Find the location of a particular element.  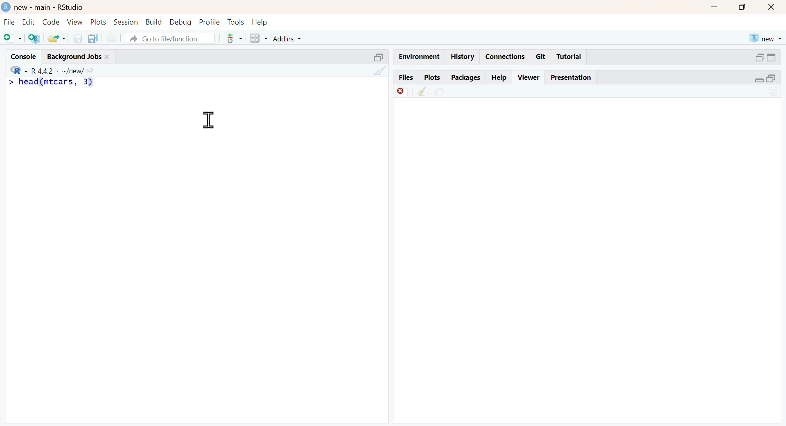

History is located at coordinates (463, 57).